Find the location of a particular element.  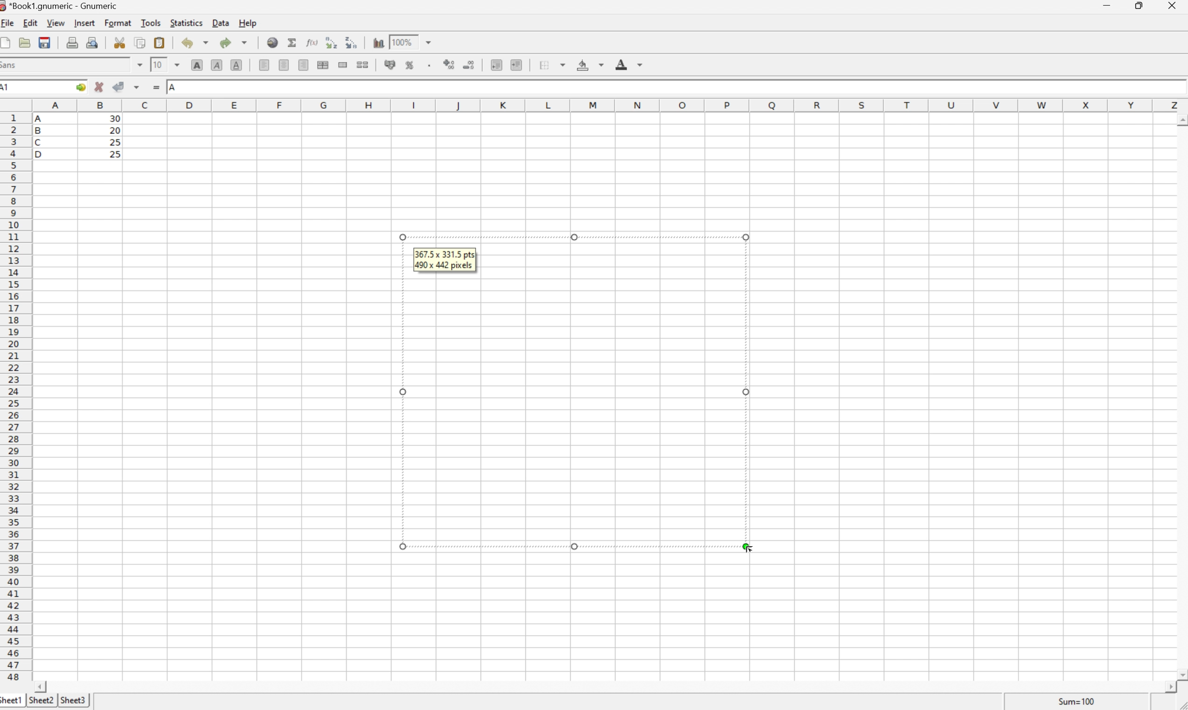

Drop Down is located at coordinates (138, 65).